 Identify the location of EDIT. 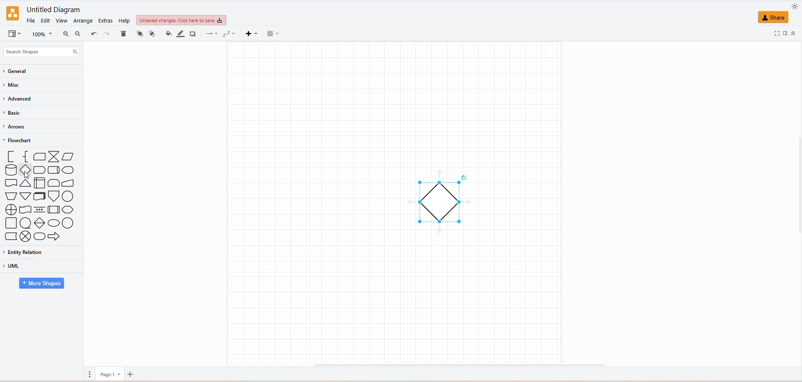
(47, 20).